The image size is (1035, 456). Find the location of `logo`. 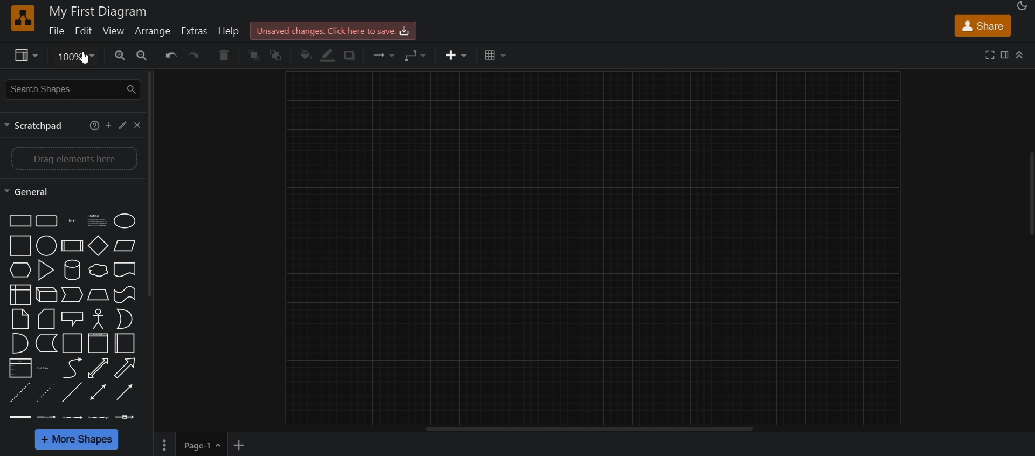

logo is located at coordinates (22, 19).